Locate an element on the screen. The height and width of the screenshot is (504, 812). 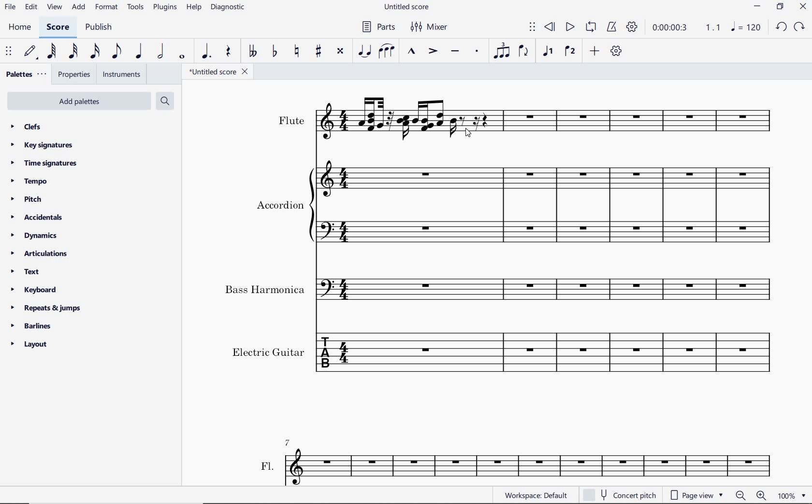
HOME is located at coordinates (20, 28).